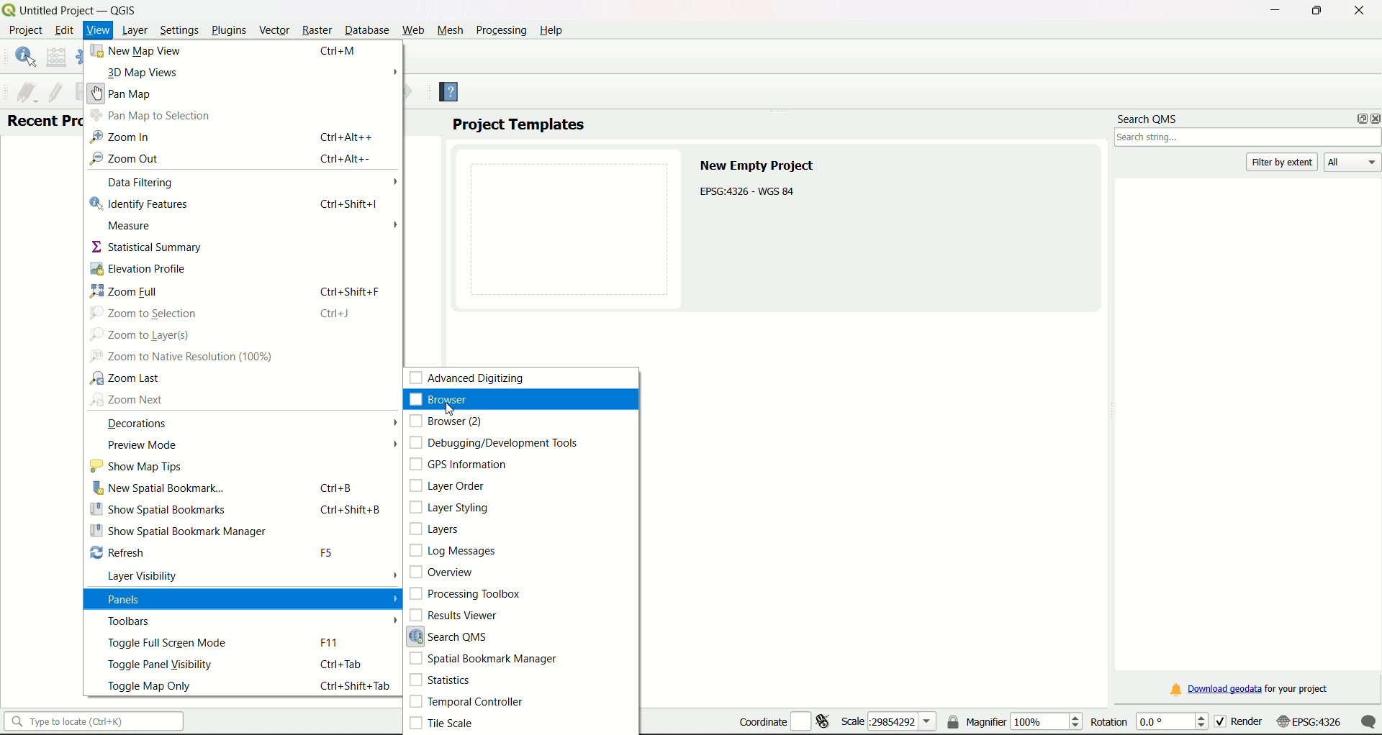 This screenshot has width=1382, height=735. What do you see at coordinates (888, 722) in the screenshot?
I see `scale` at bounding box center [888, 722].